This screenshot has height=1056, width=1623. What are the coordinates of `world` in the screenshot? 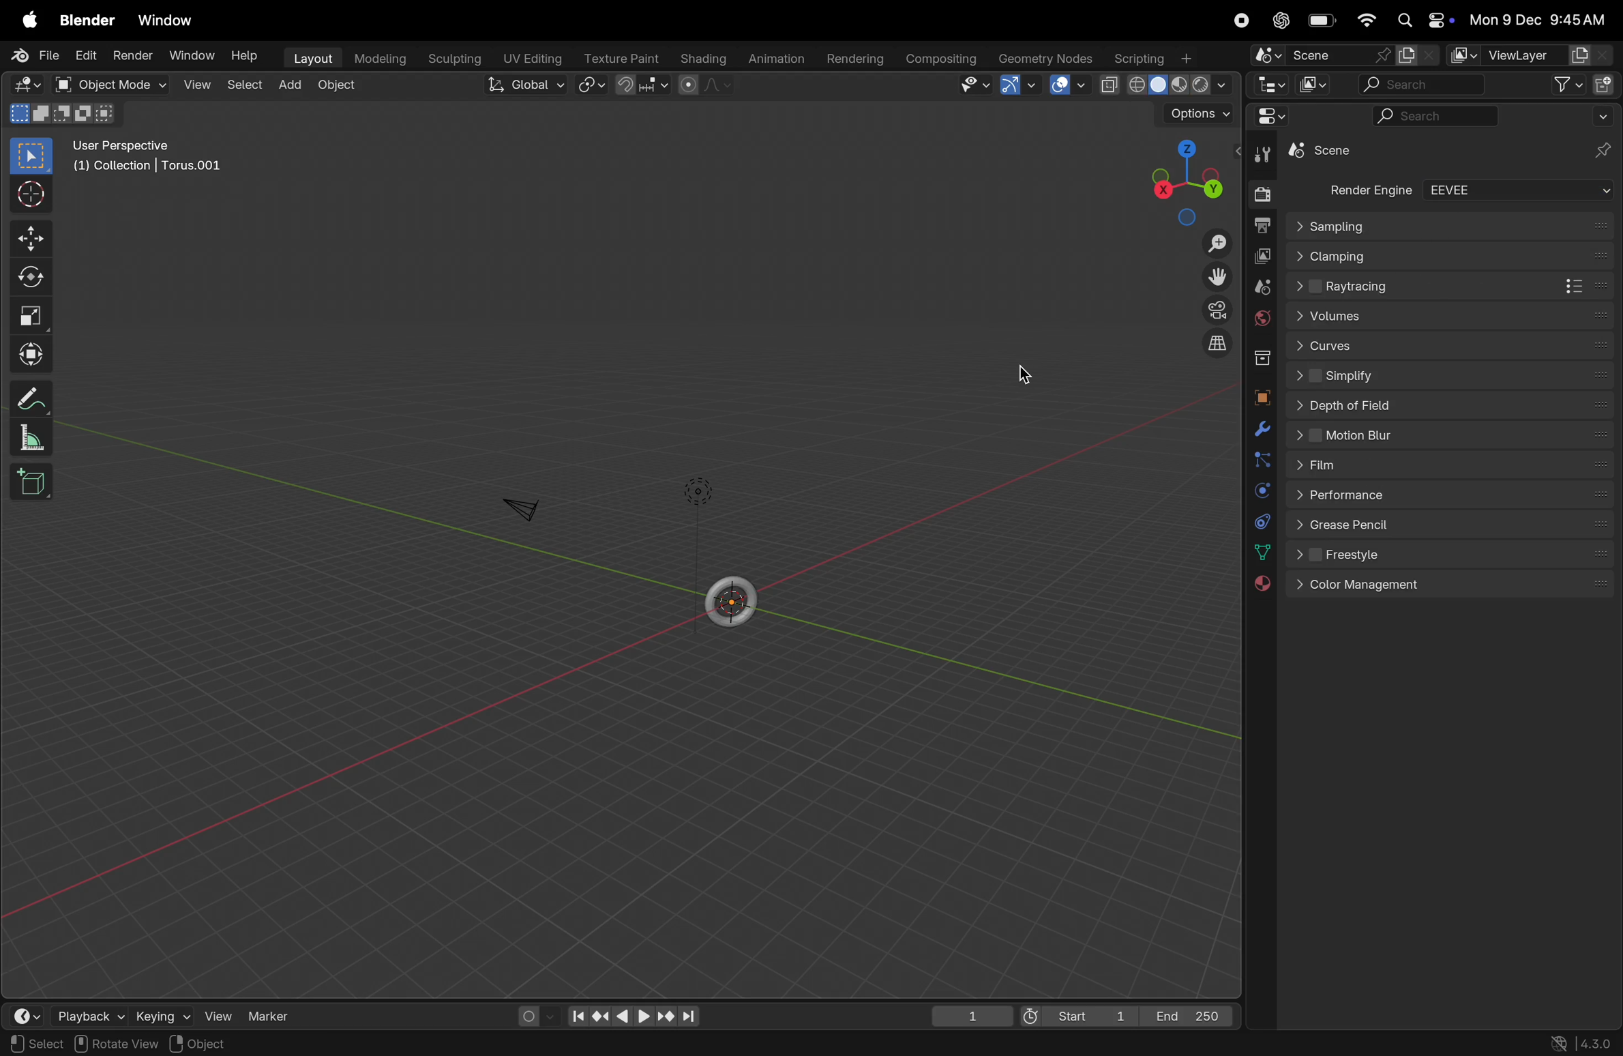 It's located at (1256, 320).